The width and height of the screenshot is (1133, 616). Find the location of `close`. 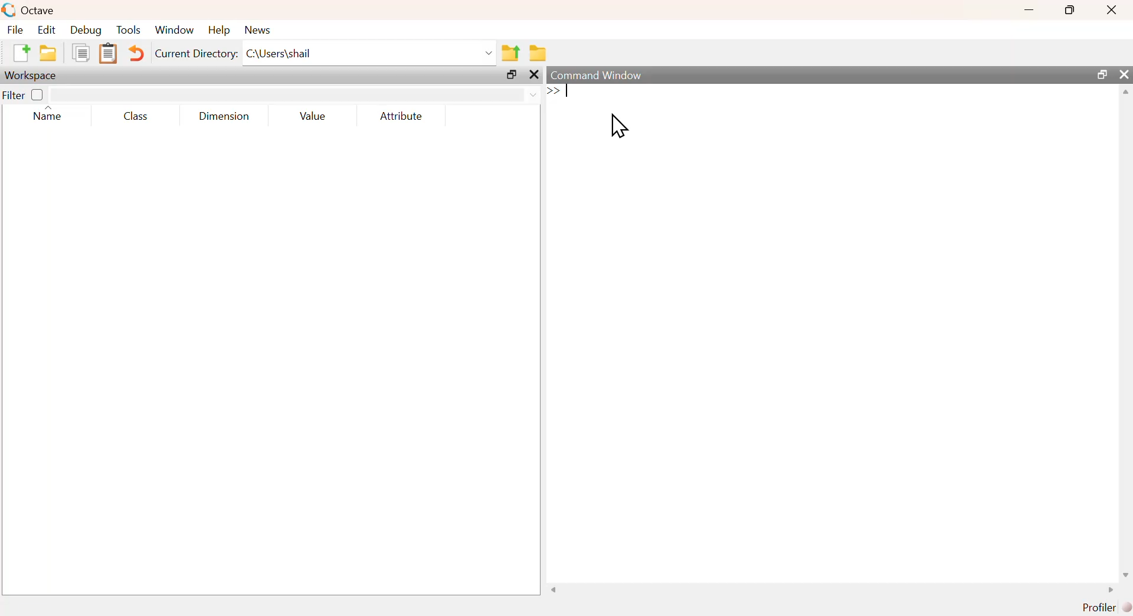

close is located at coordinates (534, 76).